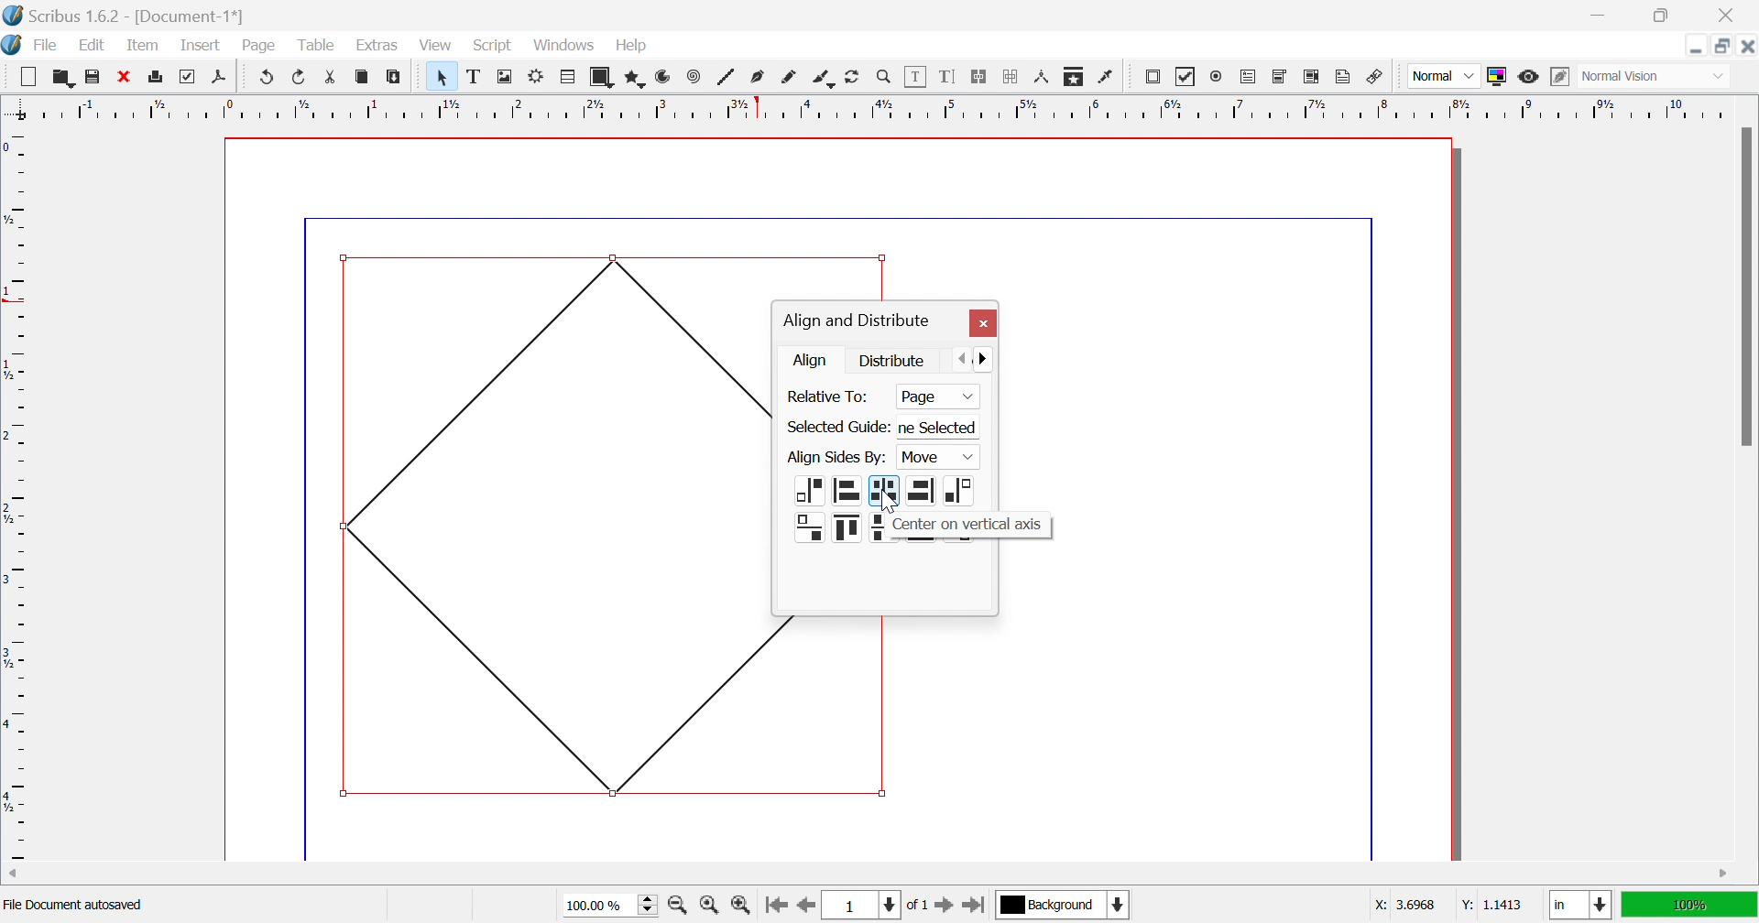 This screenshot has width=1759, height=923. Describe the element at coordinates (47, 47) in the screenshot. I see `File` at that location.